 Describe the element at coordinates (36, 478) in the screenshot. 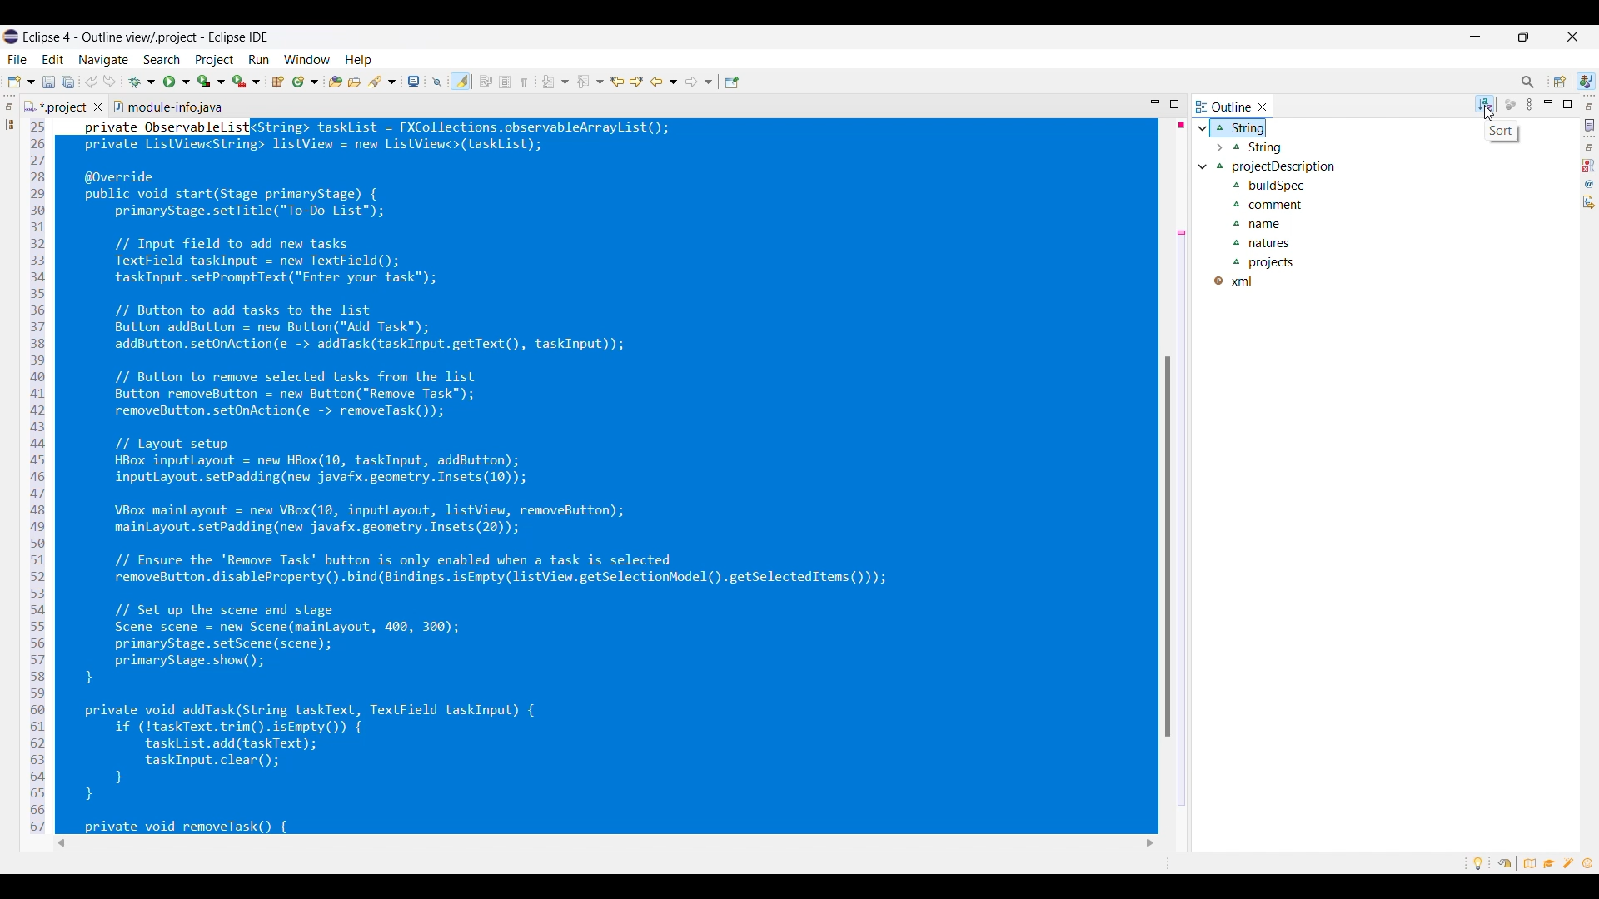

I see `line   number` at that location.